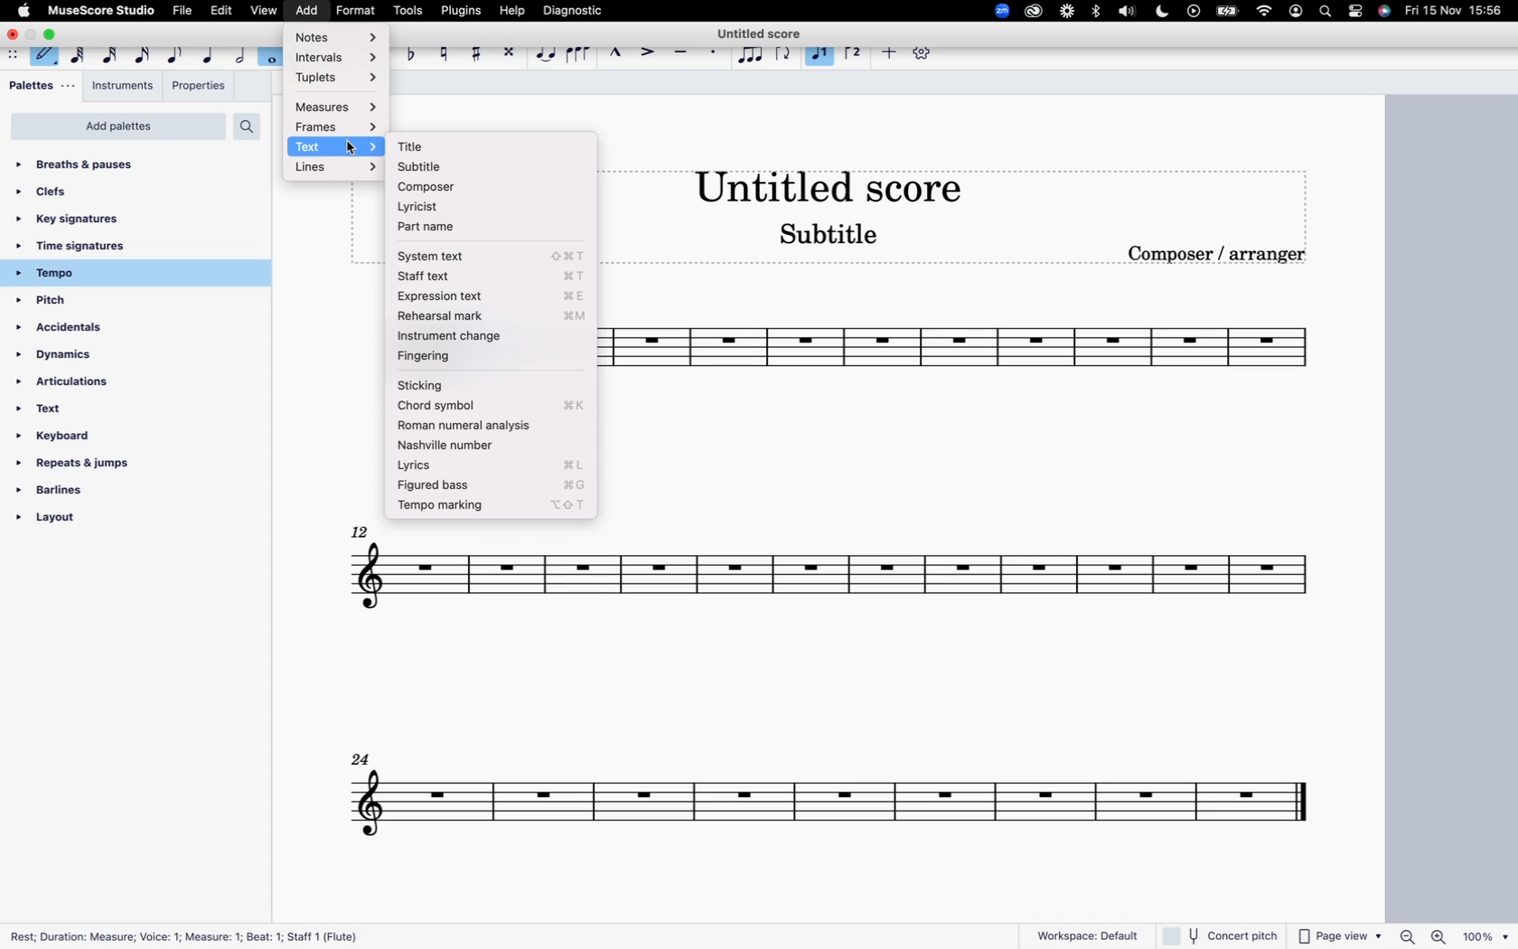 The image size is (1518, 949). What do you see at coordinates (253, 127) in the screenshot?
I see `search` at bounding box center [253, 127].